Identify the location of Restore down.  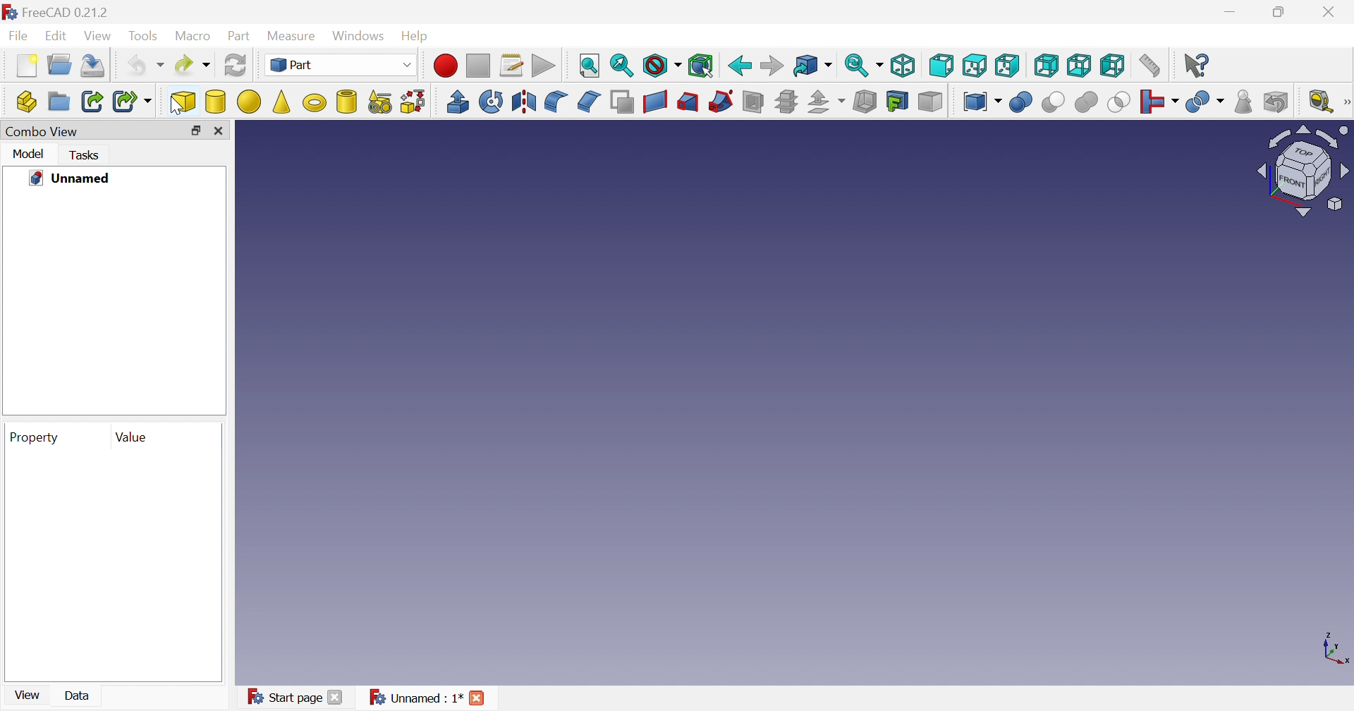
(1277, 12).